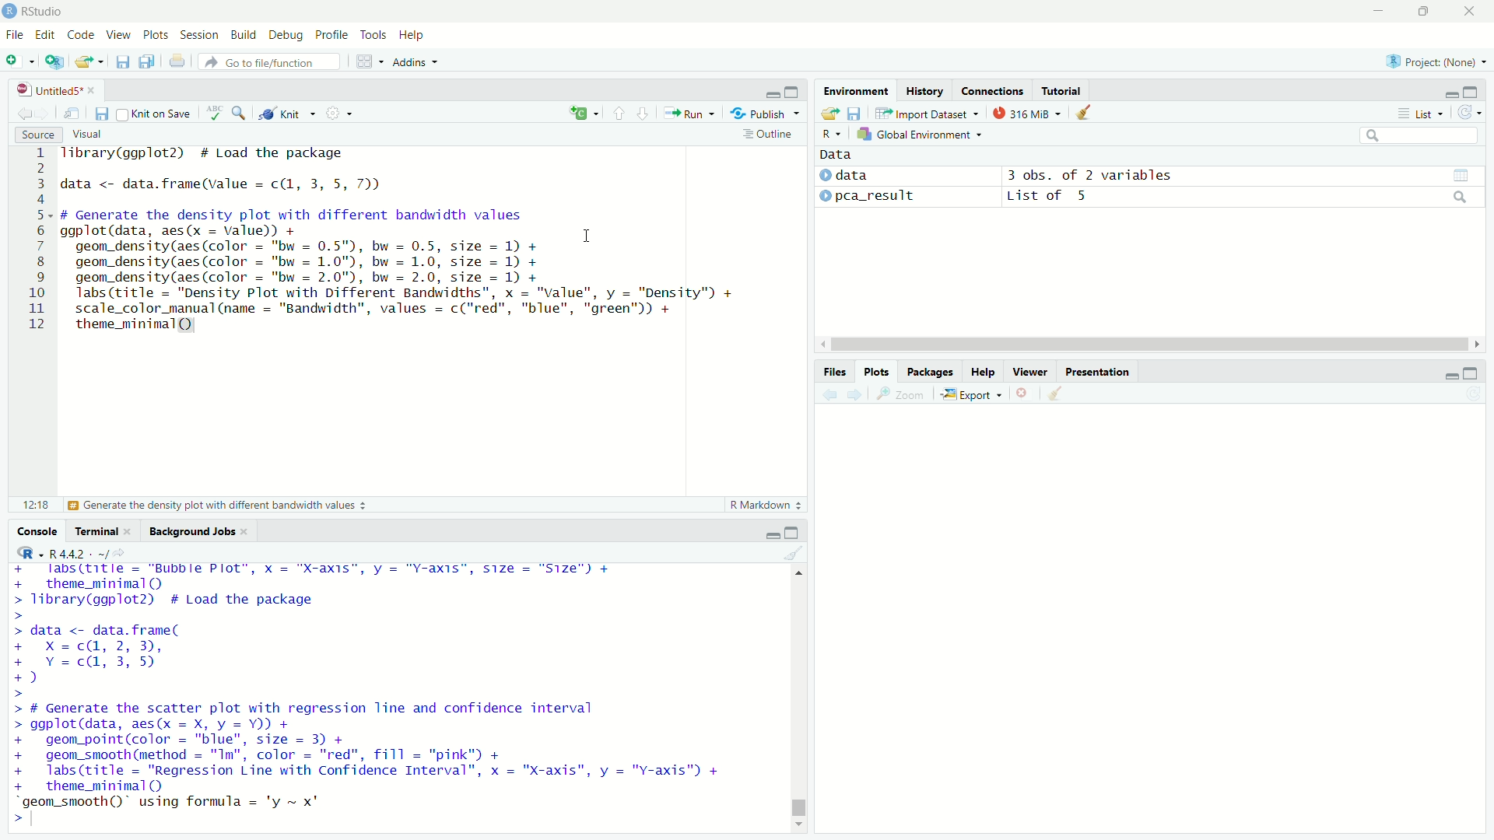 The image size is (1494, 840). What do you see at coordinates (1085, 113) in the screenshot?
I see `Clear objects from workspace` at bounding box center [1085, 113].